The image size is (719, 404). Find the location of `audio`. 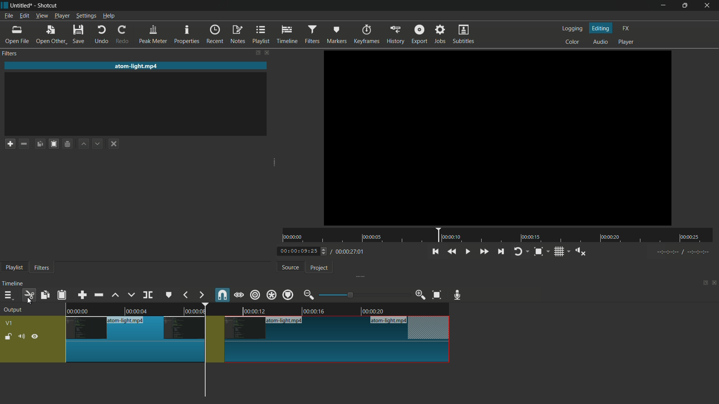

audio is located at coordinates (601, 42).